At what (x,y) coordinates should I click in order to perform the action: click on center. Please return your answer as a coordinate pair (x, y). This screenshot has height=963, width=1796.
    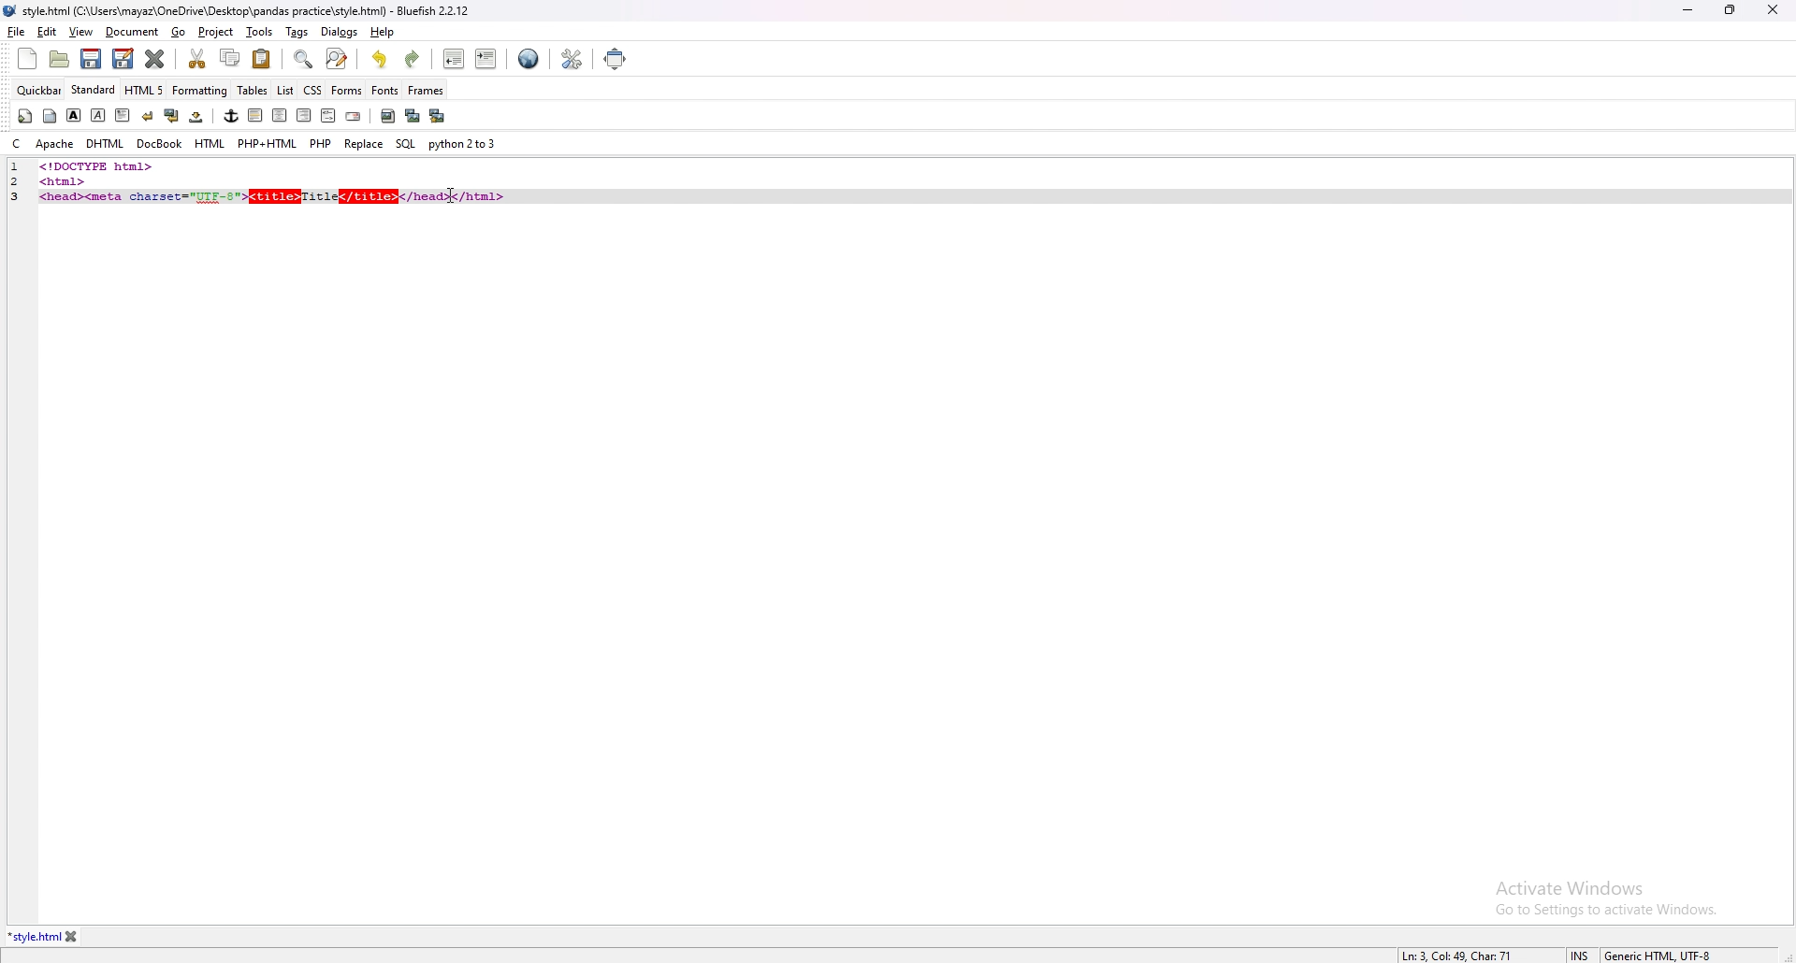
    Looking at the image, I should click on (279, 116).